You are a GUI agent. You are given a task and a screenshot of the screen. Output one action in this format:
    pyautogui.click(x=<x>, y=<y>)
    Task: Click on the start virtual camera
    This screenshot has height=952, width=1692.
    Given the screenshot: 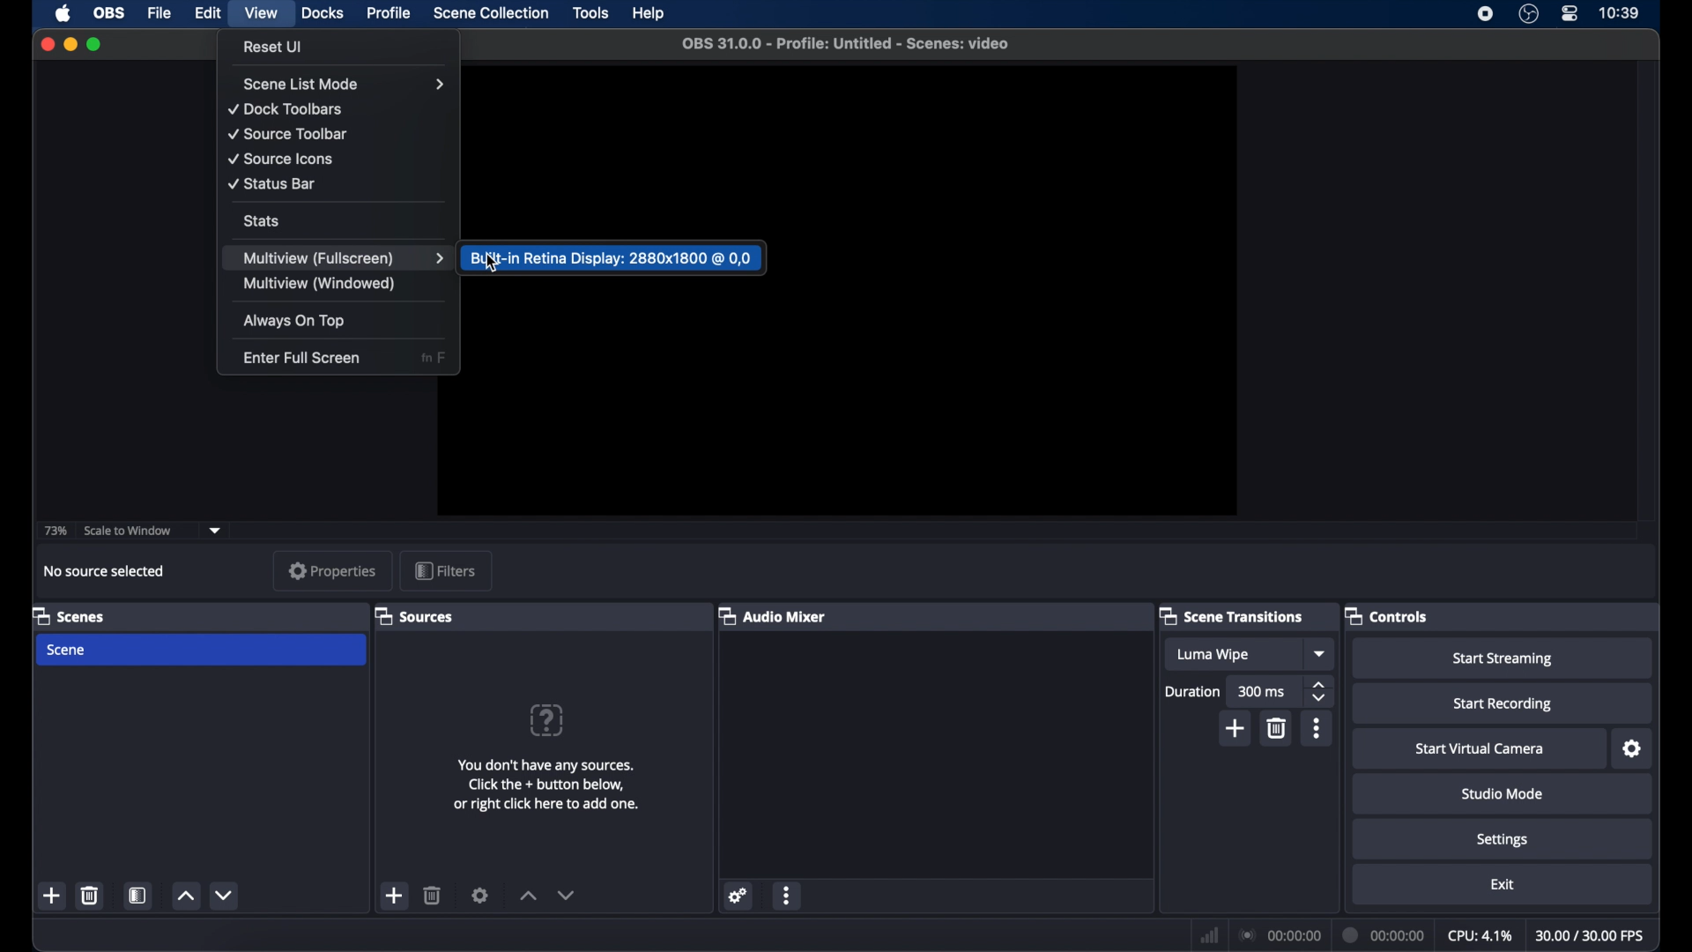 What is the action you would take?
    pyautogui.click(x=1477, y=747)
    